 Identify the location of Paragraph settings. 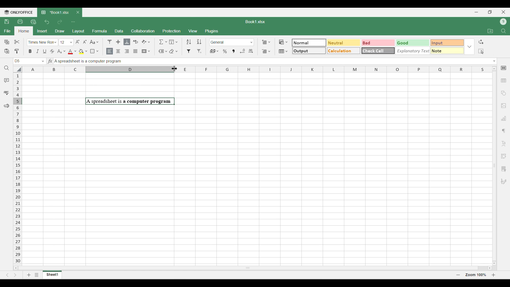
(504, 131).